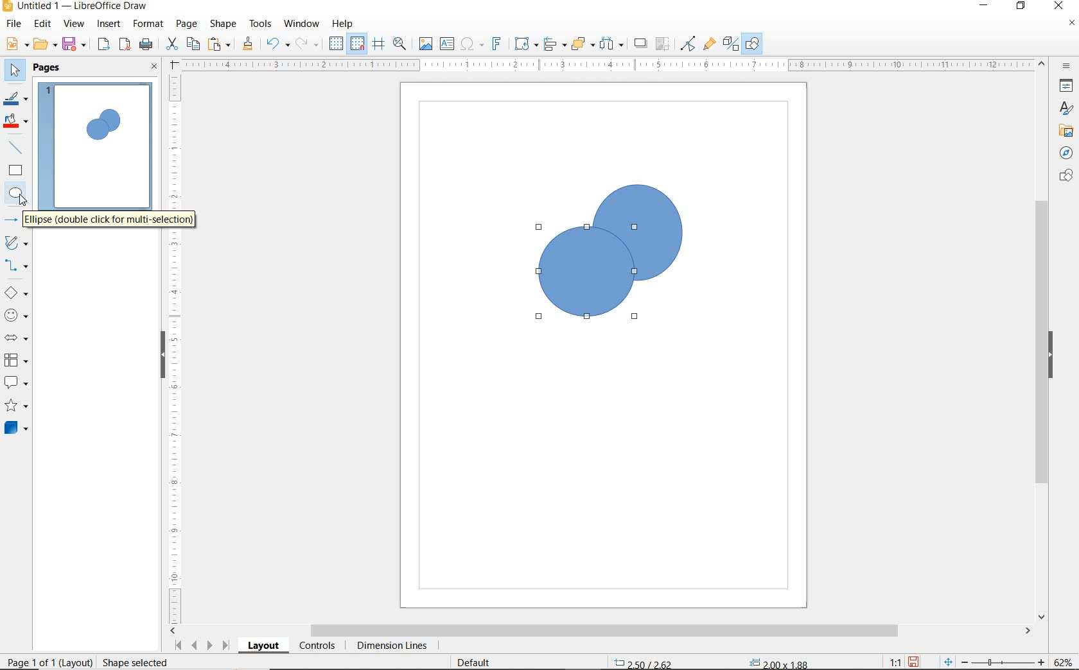 This screenshot has height=670, width=1079. I want to click on FILE NAME, so click(75, 7).